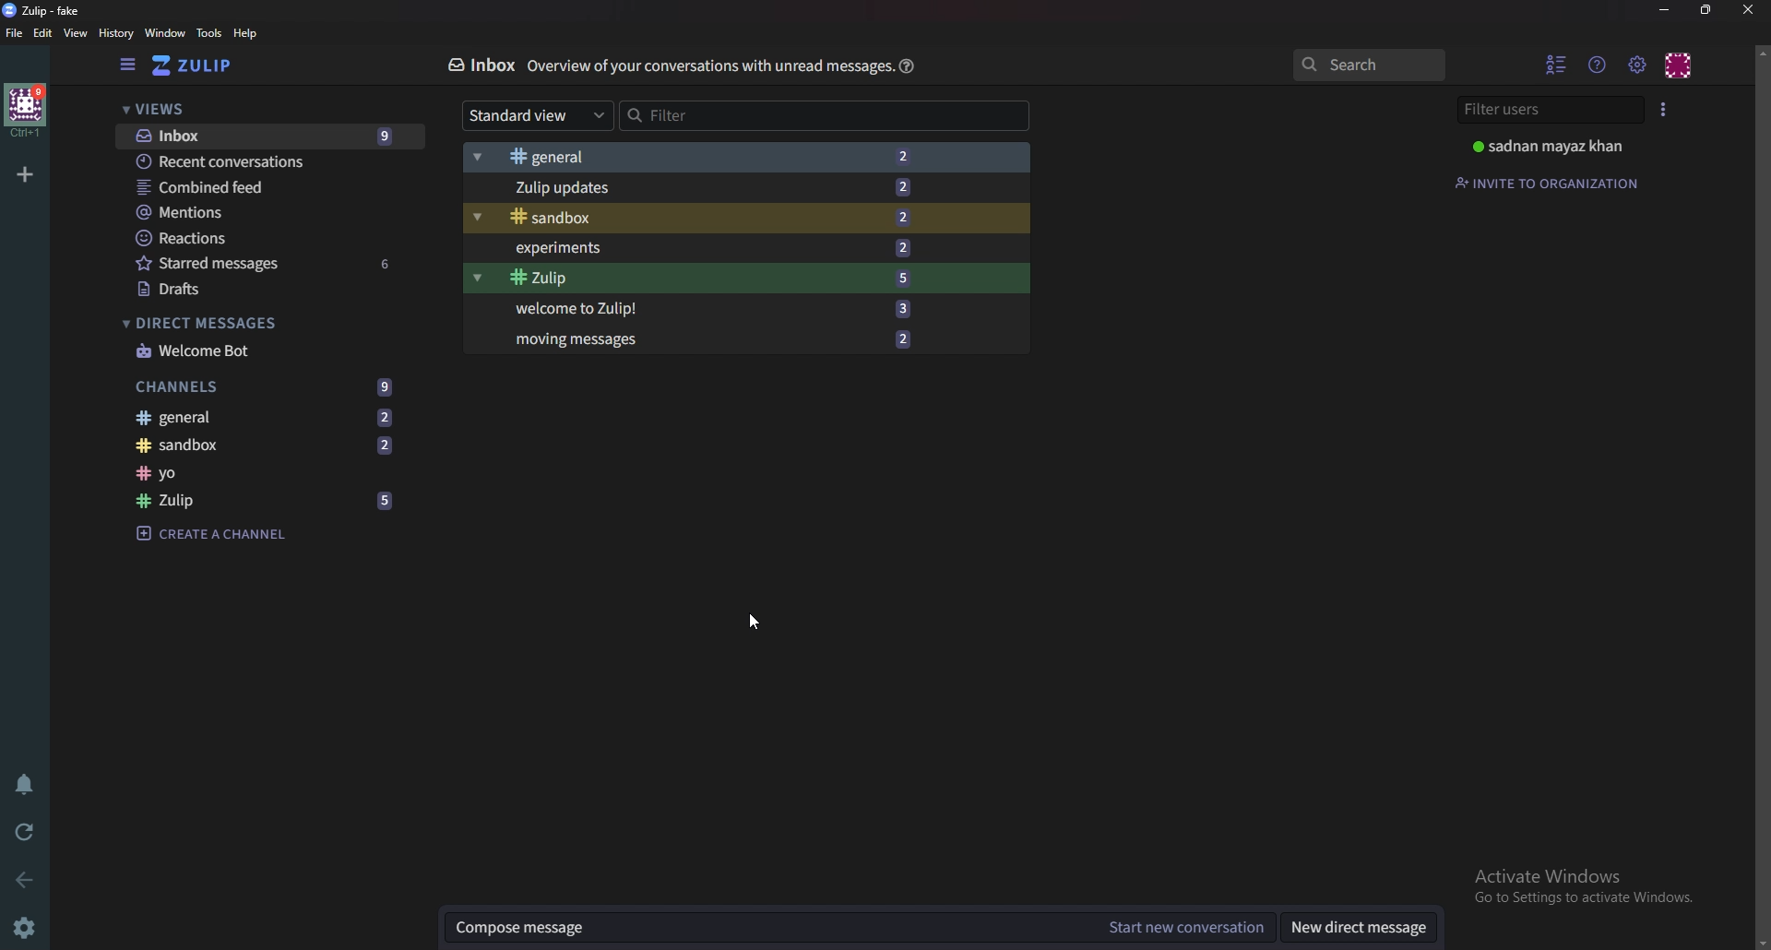 This screenshot has width=1771, height=950. What do you see at coordinates (26, 175) in the screenshot?
I see `Add workspace` at bounding box center [26, 175].